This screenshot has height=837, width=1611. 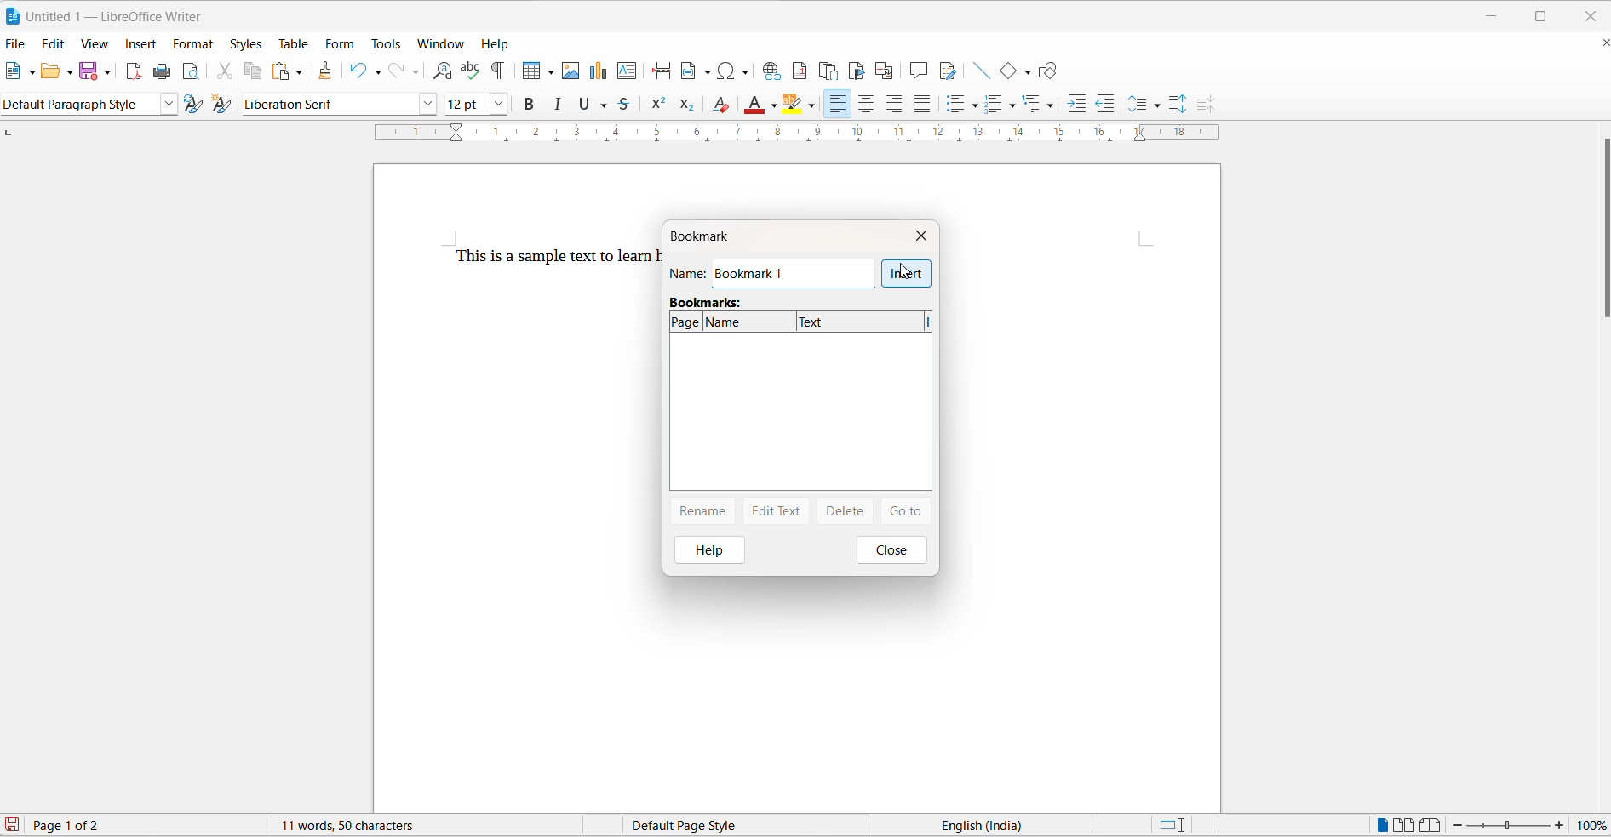 What do you see at coordinates (708, 303) in the screenshot?
I see `bookmarks heading` at bounding box center [708, 303].